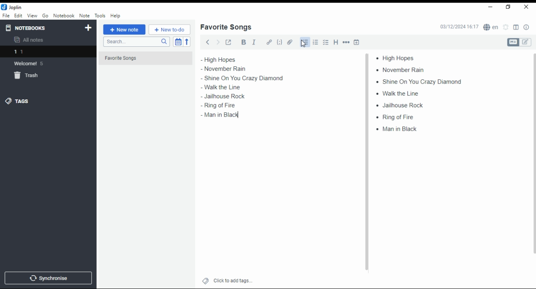 Image resolution: width=536 pixels, height=289 pixels. Describe the element at coordinates (115, 16) in the screenshot. I see `help` at that location.